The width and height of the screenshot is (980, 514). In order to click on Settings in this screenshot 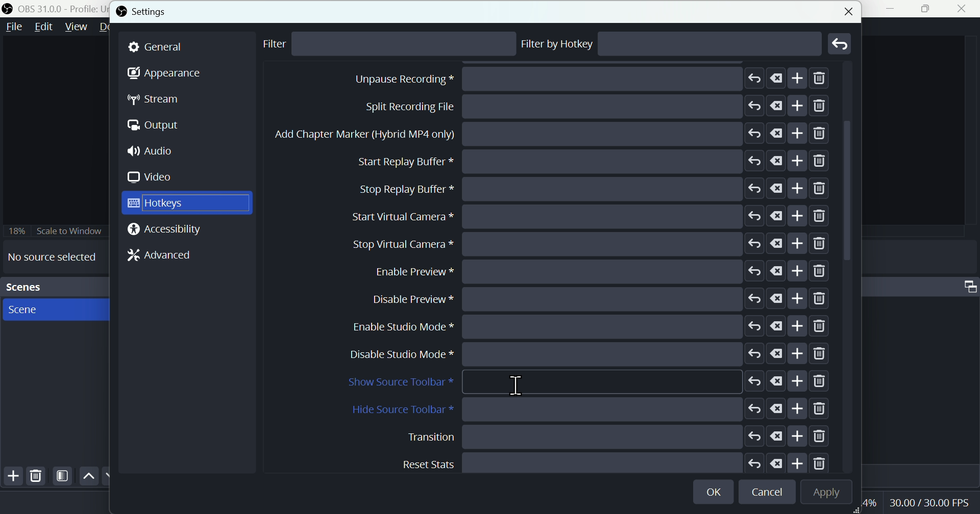, I will do `click(146, 12)`.